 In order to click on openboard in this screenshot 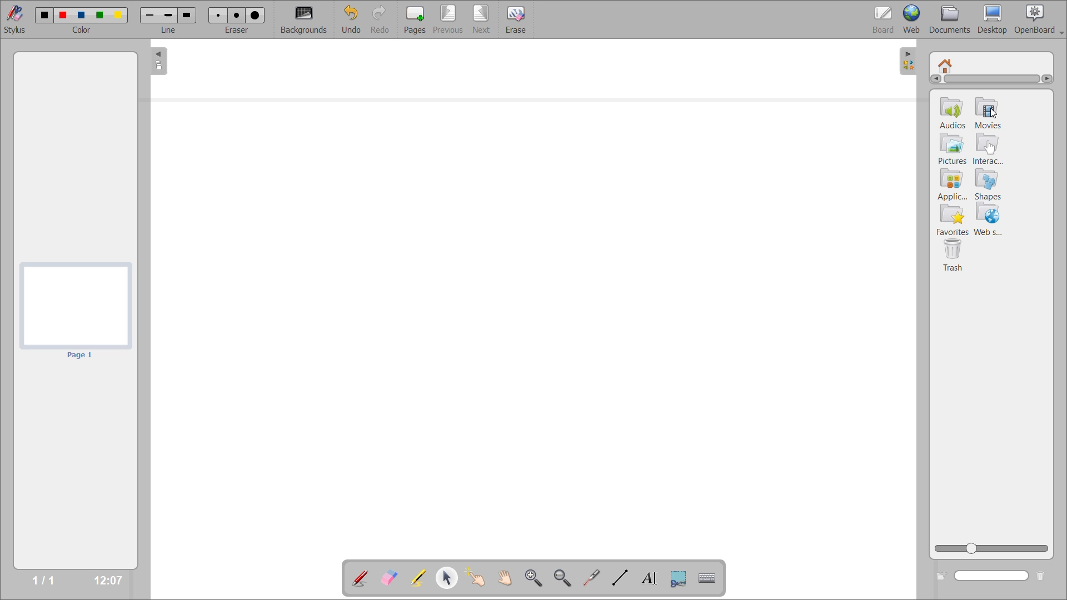, I will do `click(1040, 18)`.